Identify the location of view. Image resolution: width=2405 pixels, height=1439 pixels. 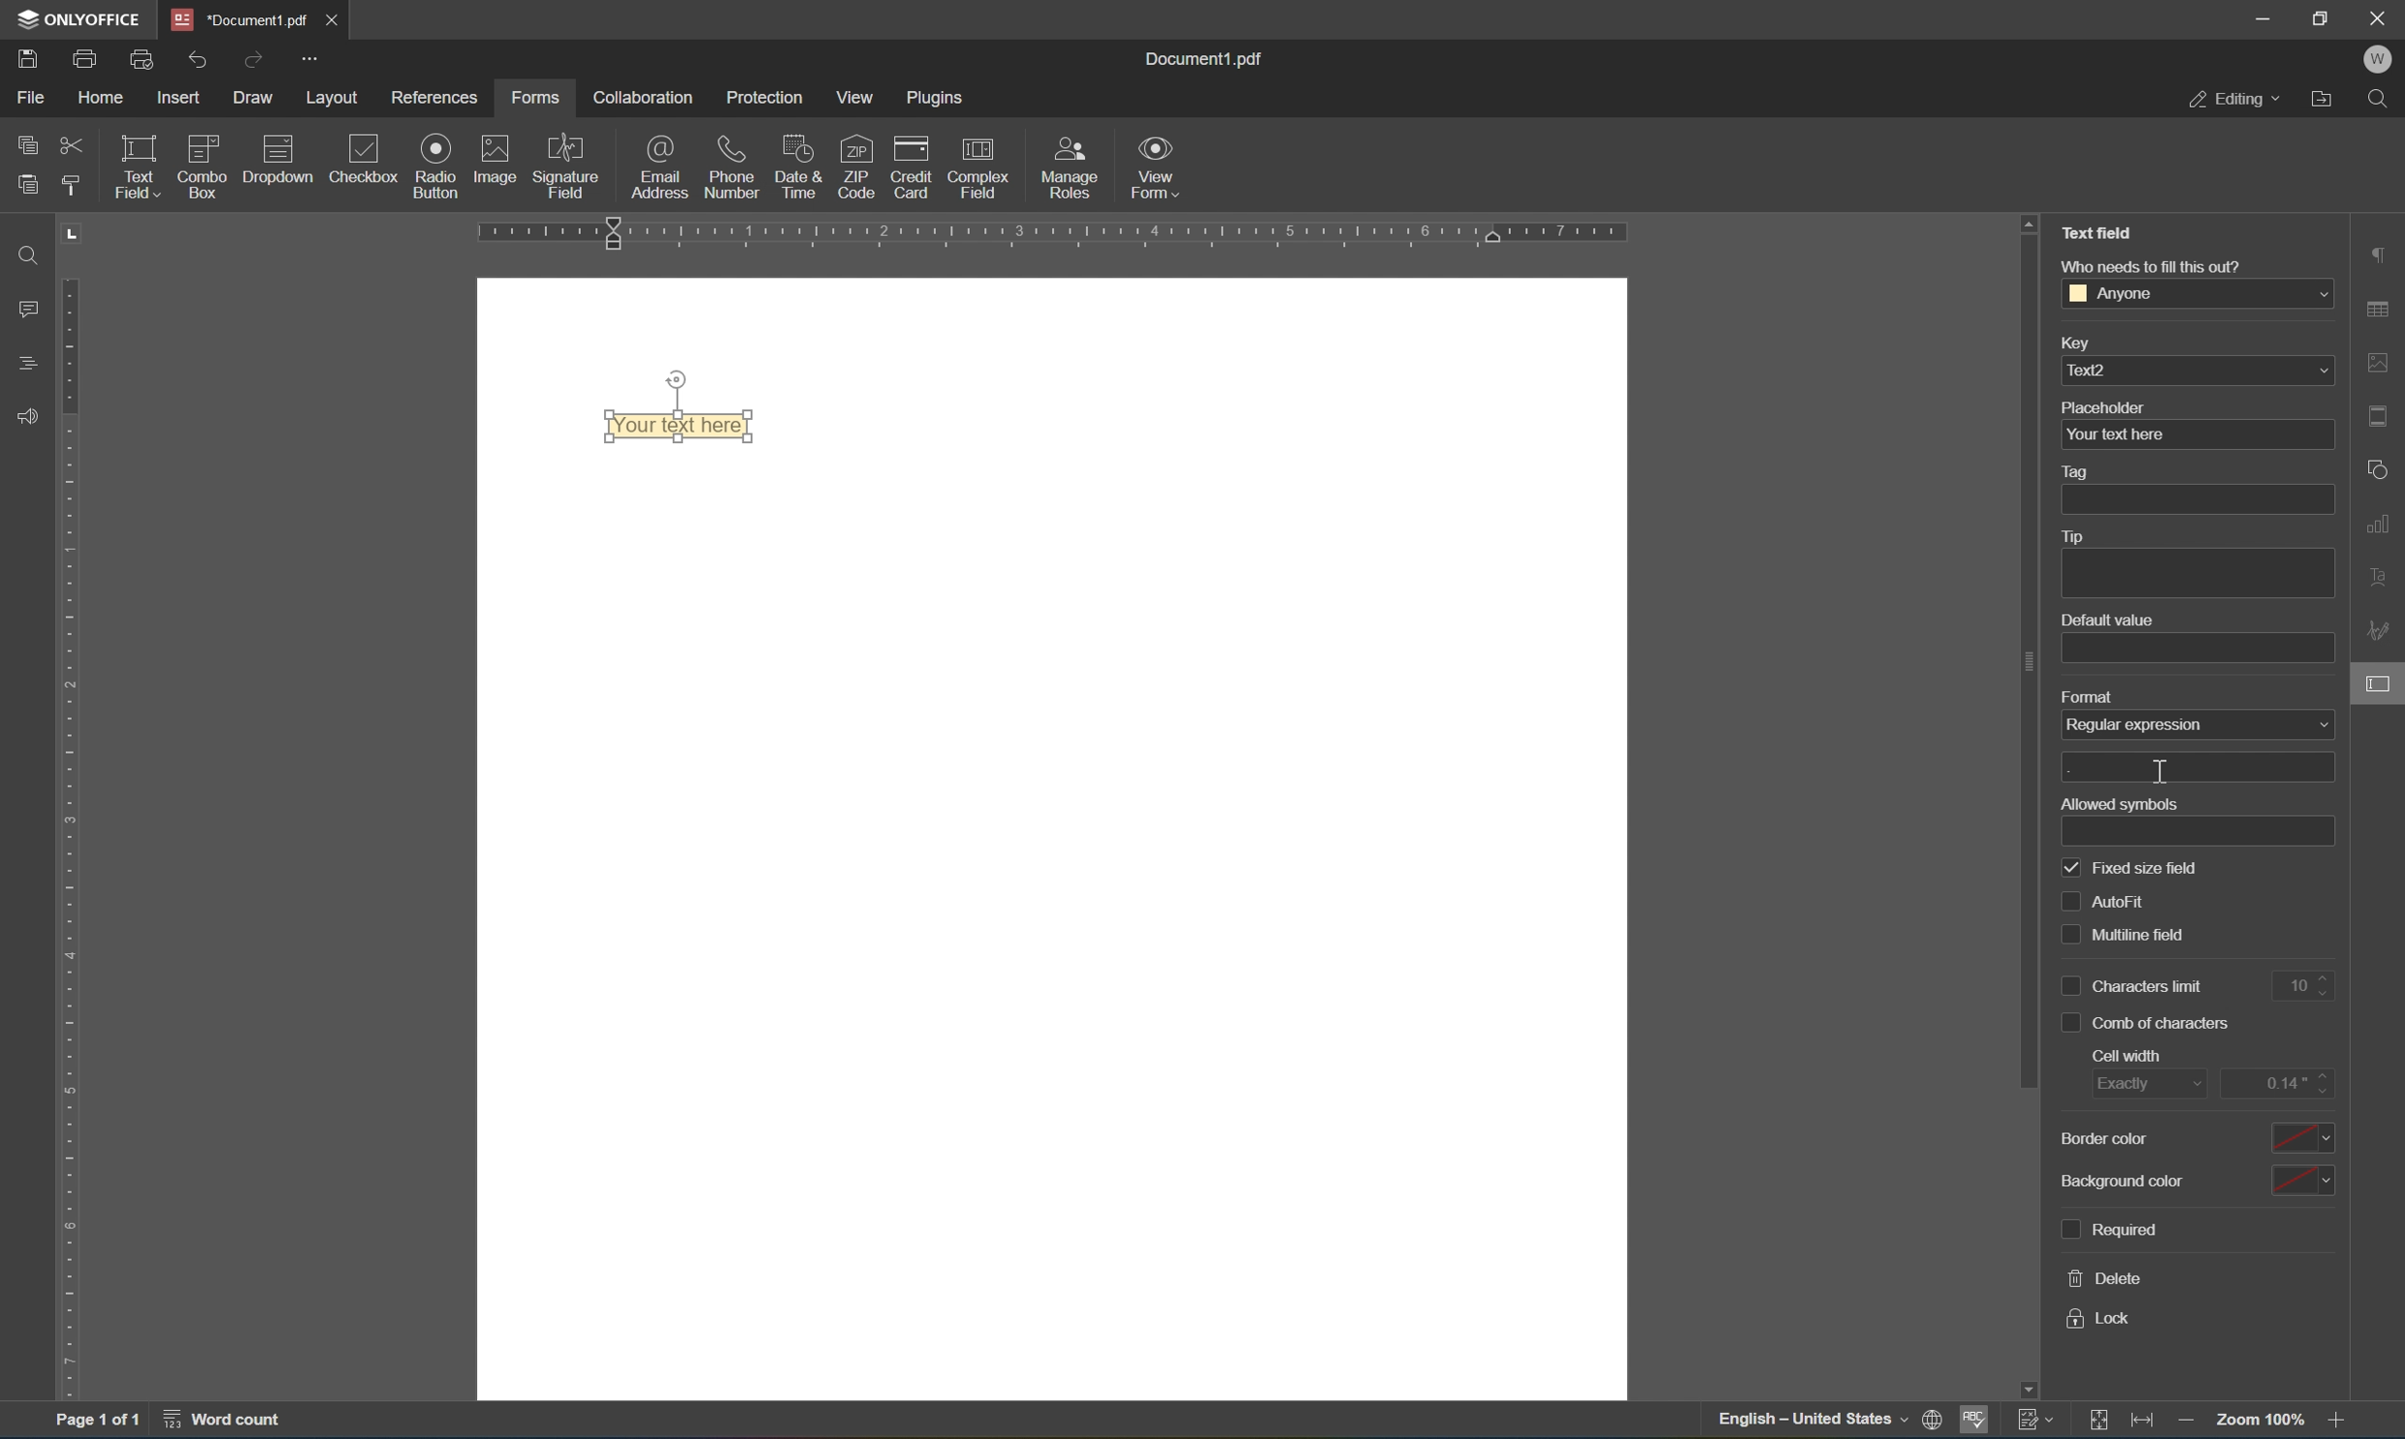
(855, 95).